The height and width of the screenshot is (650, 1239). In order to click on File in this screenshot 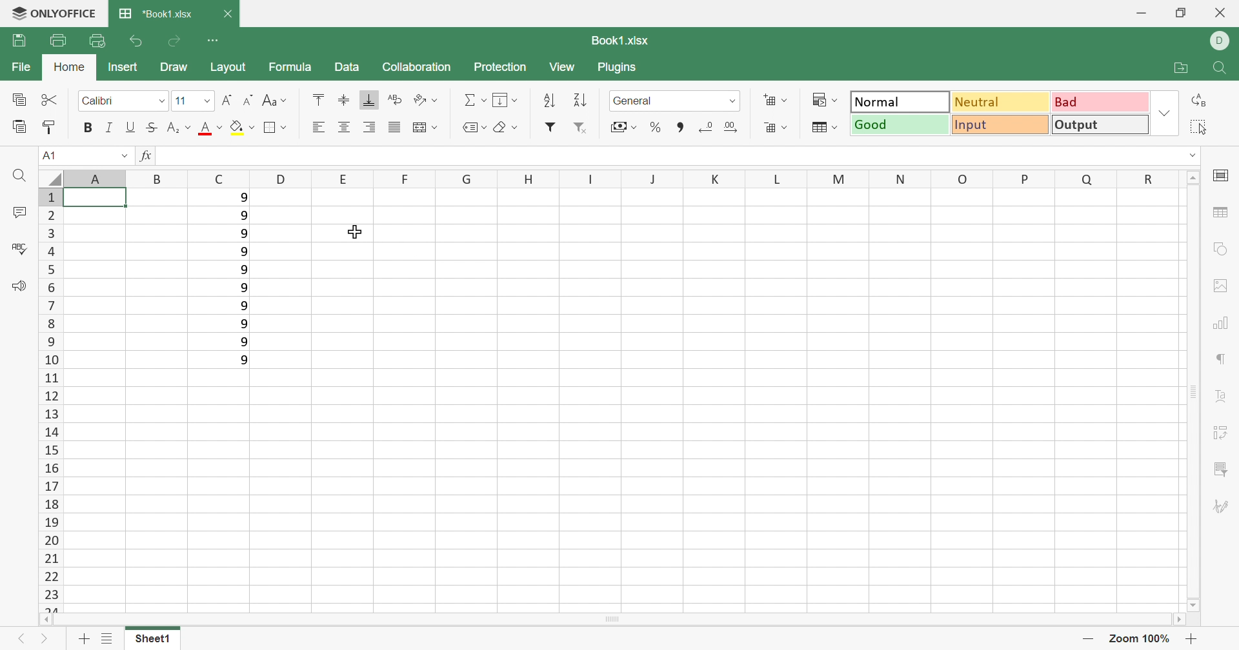, I will do `click(25, 67)`.